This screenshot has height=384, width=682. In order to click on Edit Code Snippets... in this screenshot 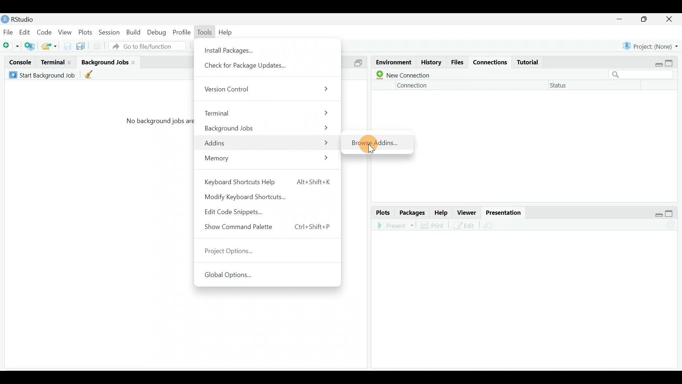, I will do `click(238, 212)`.